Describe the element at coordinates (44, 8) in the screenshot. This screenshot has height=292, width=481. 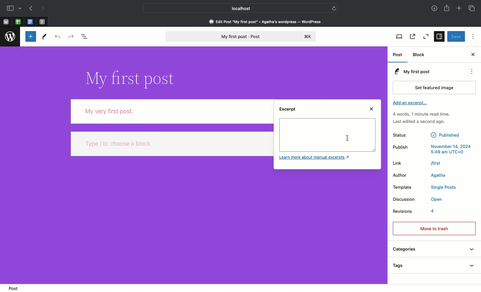
I see `Next page` at that location.